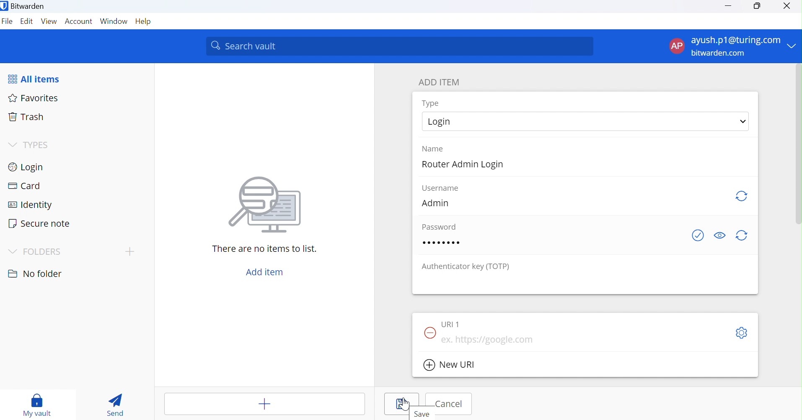 This screenshot has height=420, width=802. Describe the element at coordinates (489, 340) in the screenshot. I see `https://google ta` at that location.